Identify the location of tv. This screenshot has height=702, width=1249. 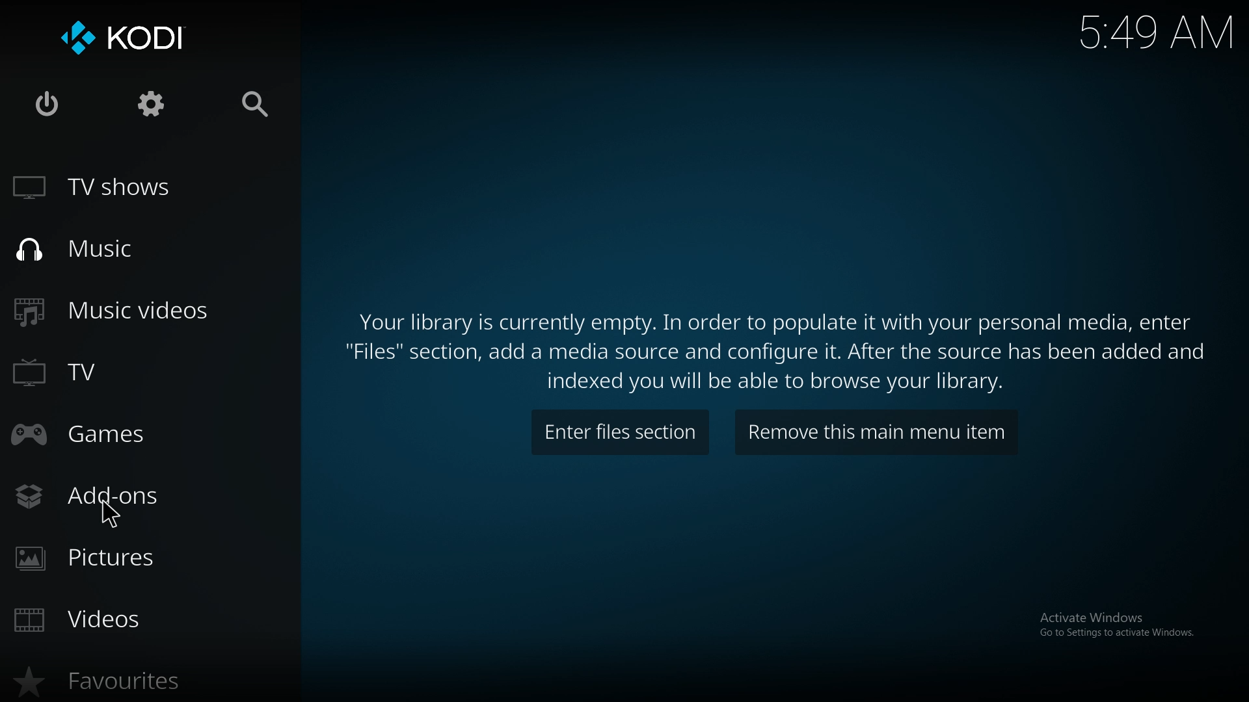
(90, 374).